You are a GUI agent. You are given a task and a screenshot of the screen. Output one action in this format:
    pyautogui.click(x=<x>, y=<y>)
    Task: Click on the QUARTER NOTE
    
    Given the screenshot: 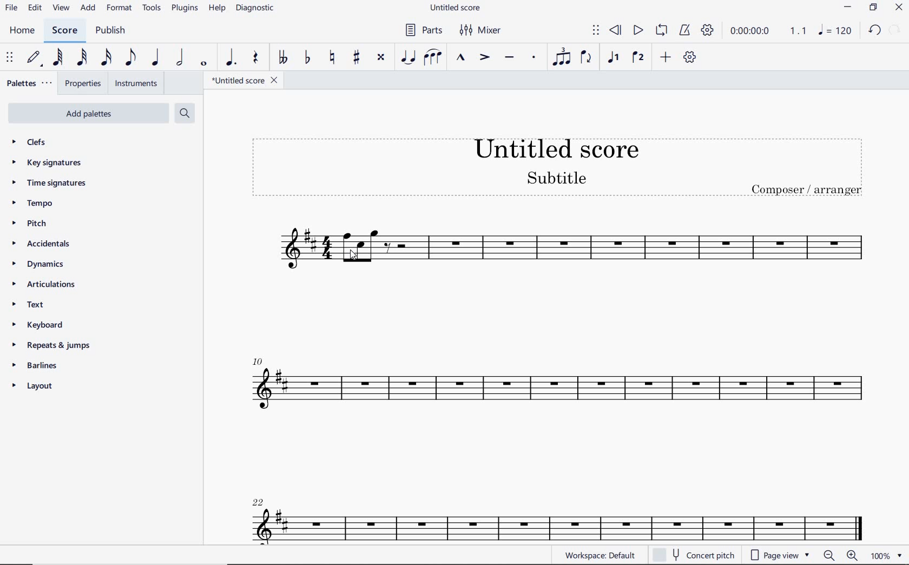 What is the action you would take?
    pyautogui.click(x=154, y=58)
    